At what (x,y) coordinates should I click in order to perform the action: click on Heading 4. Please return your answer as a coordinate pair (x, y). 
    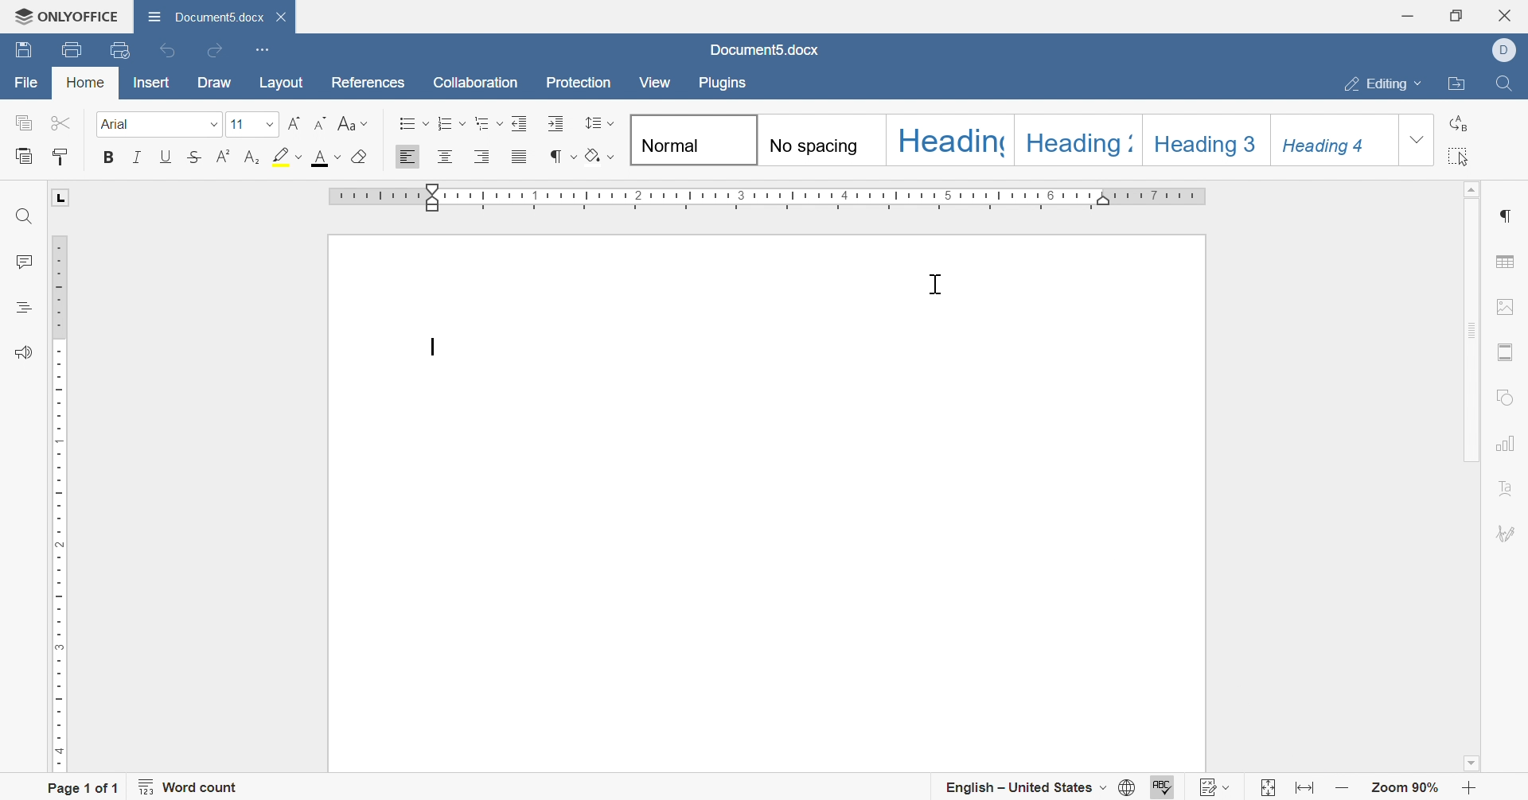
    Looking at the image, I should click on (1331, 139).